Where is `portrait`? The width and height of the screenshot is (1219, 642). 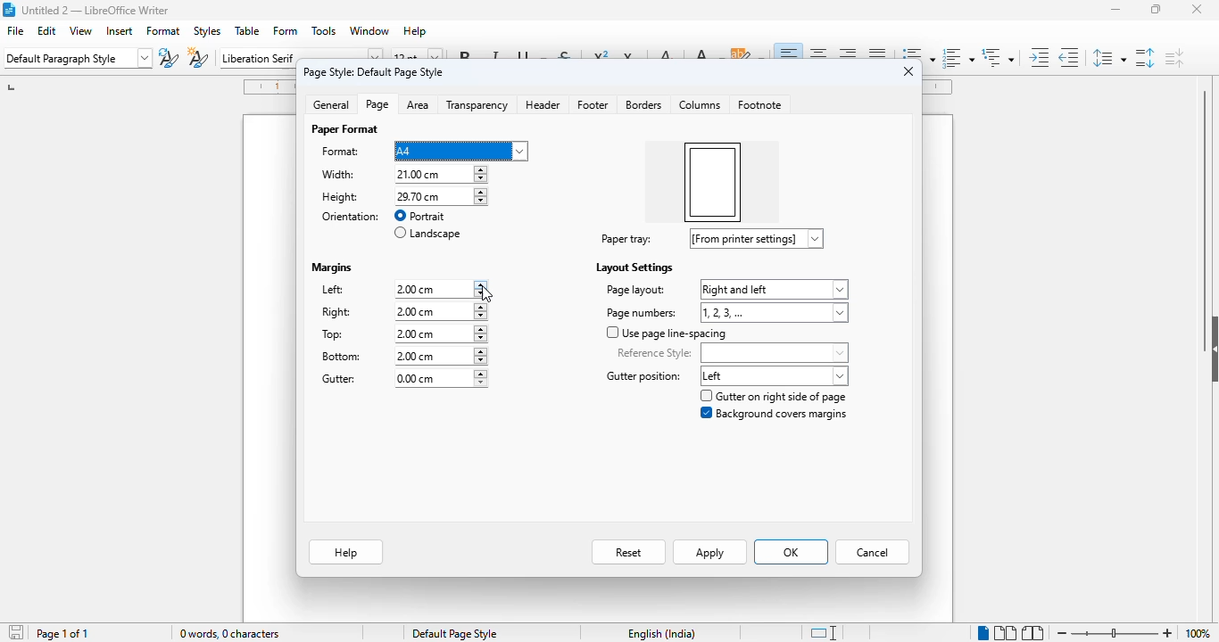
portrait is located at coordinates (419, 216).